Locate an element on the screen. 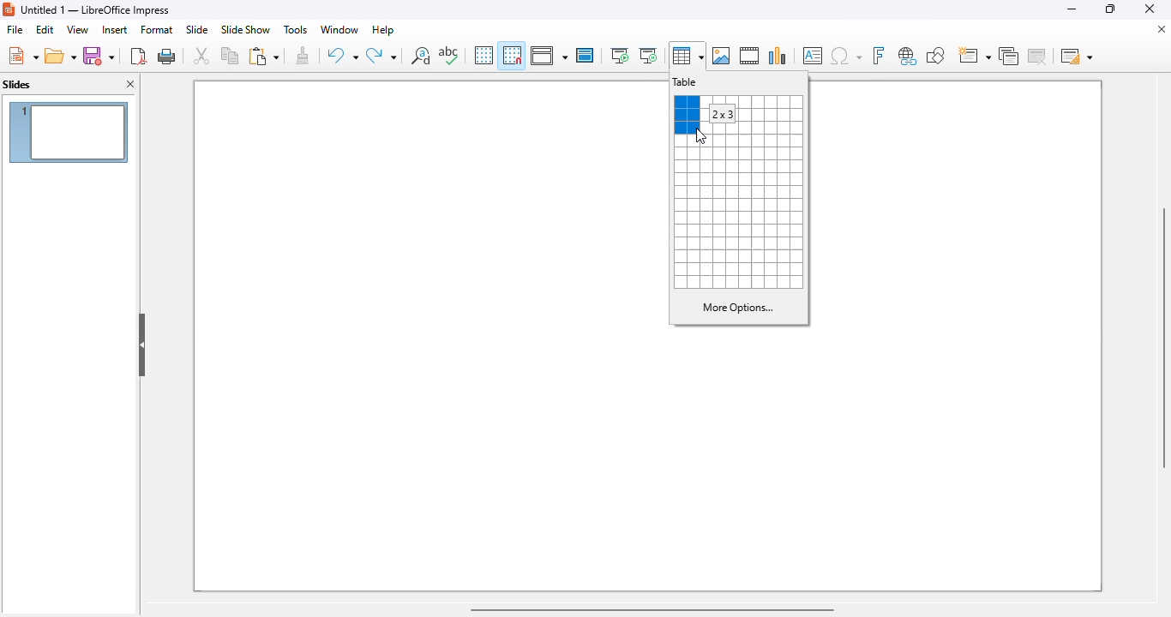 This screenshot has height=617, width=1171. help is located at coordinates (384, 30).